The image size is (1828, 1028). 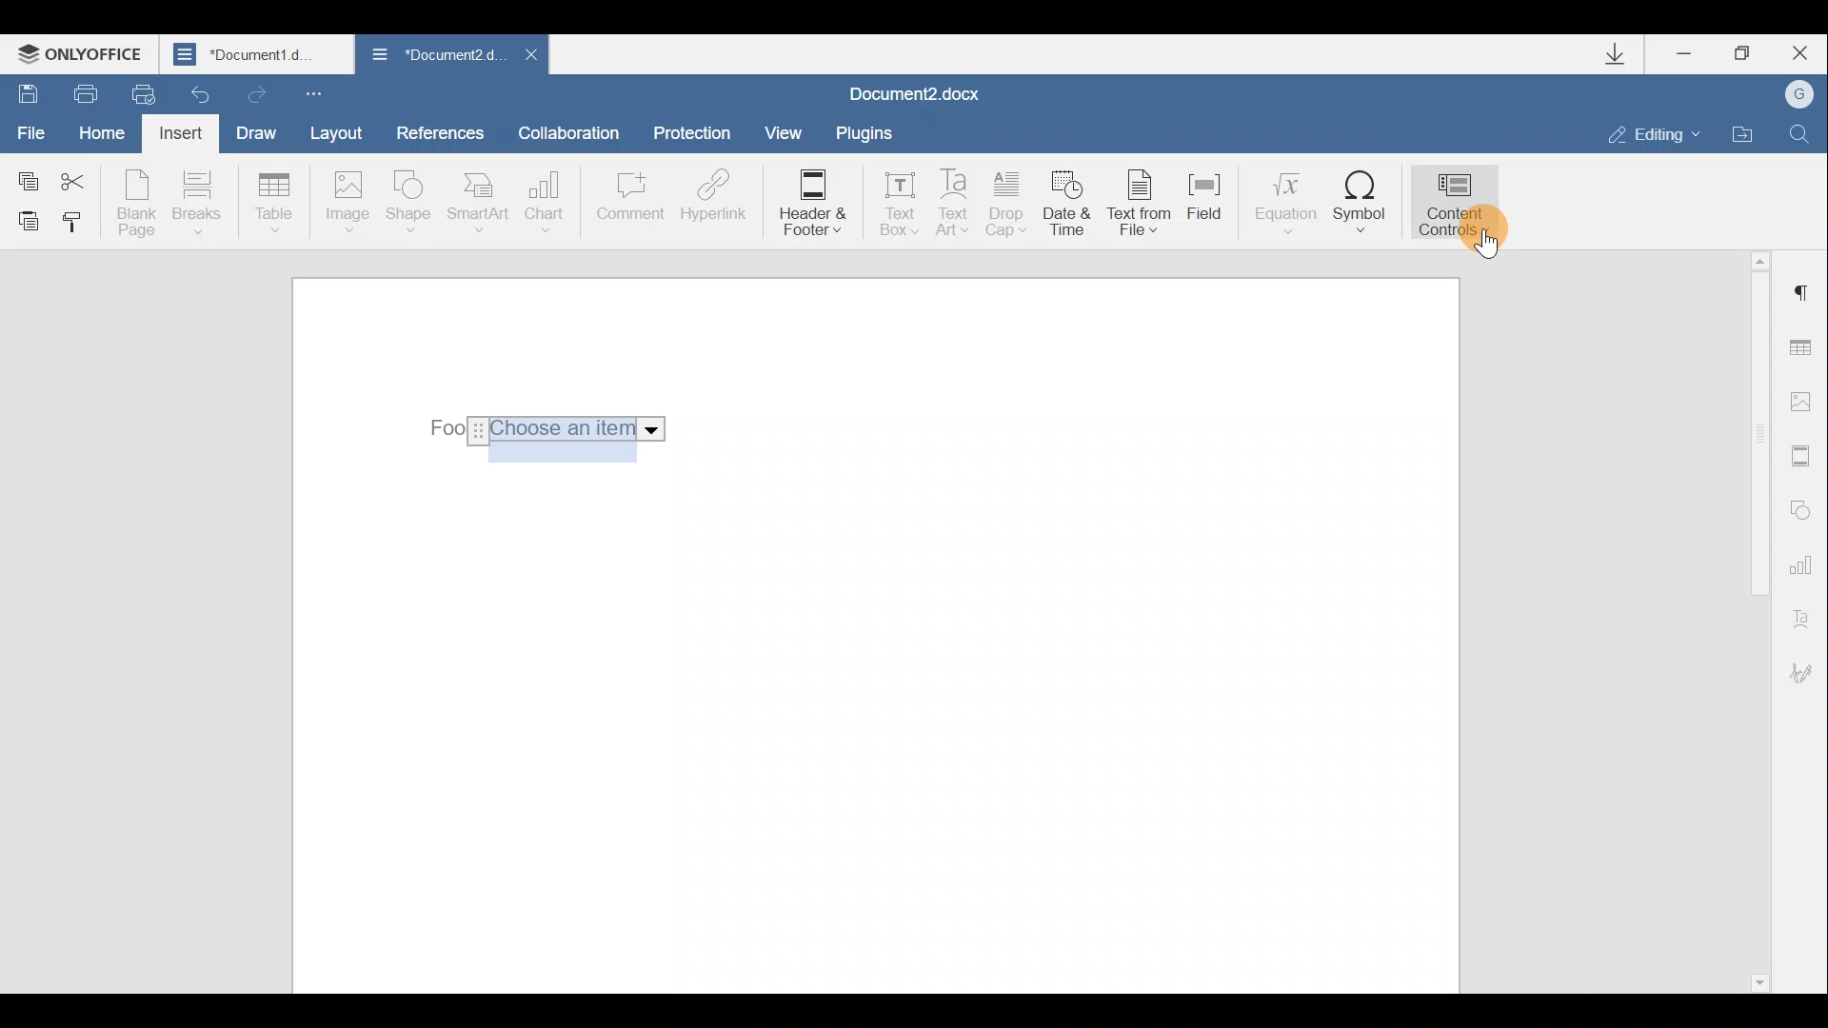 What do you see at coordinates (74, 226) in the screenshot?
I see `Copy style` at bounding box center [74, 226].